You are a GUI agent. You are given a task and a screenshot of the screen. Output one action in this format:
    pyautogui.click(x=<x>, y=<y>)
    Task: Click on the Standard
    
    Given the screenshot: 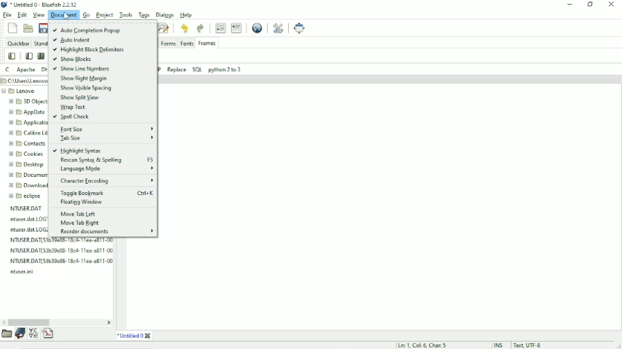 What is the action you would take?
    pyautogui.click(x=41, y=44)
    